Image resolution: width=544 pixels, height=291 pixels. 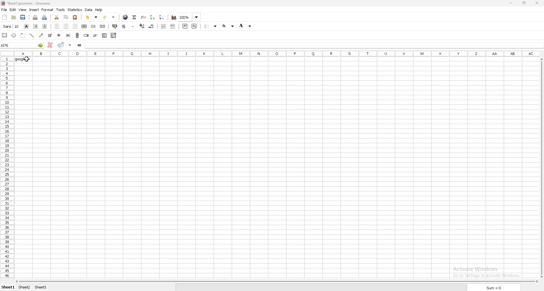 What do you see at coordinates (66, 17) in the screenshot?
I see `copy` at bounding box center [66, 17].